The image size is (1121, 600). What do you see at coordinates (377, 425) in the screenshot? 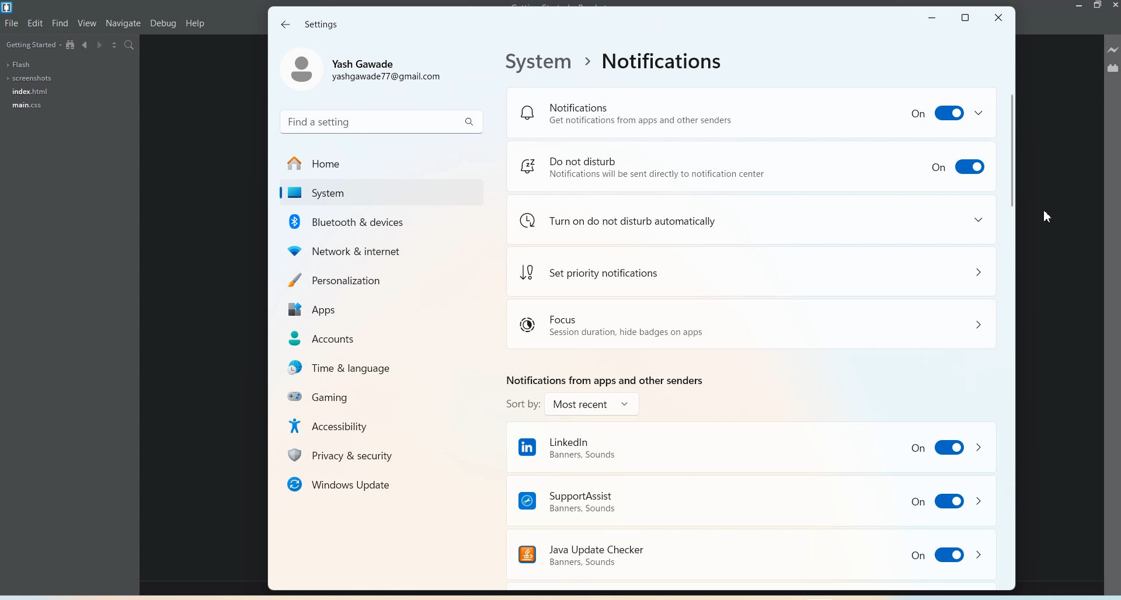
I see `Accessibility` at bounding box center [377, 425].